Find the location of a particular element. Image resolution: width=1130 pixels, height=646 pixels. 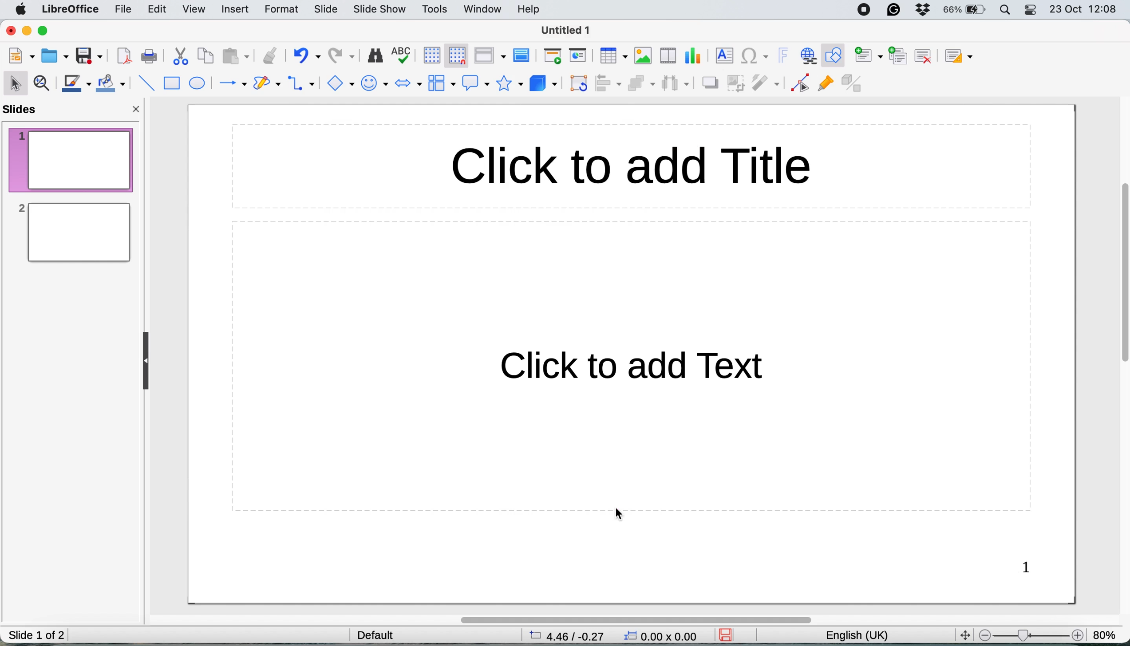

duplicate slide is located at coordinates (899, 55).